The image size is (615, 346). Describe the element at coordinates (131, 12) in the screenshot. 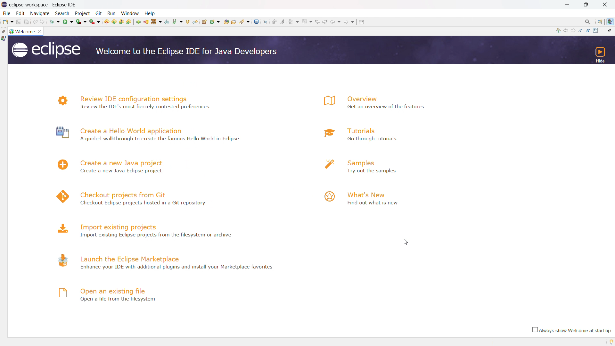

I see `window` at that location.